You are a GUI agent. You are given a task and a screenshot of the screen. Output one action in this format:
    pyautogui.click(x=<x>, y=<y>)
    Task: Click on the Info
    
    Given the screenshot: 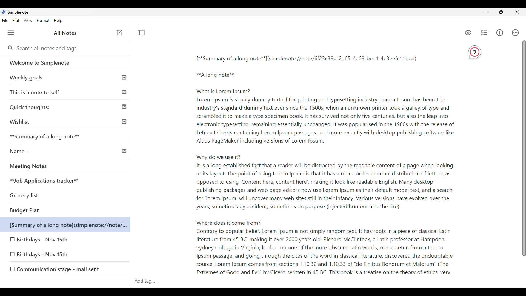 What is the action you would take?
    pyautogui.click(x=500, y=33)
    